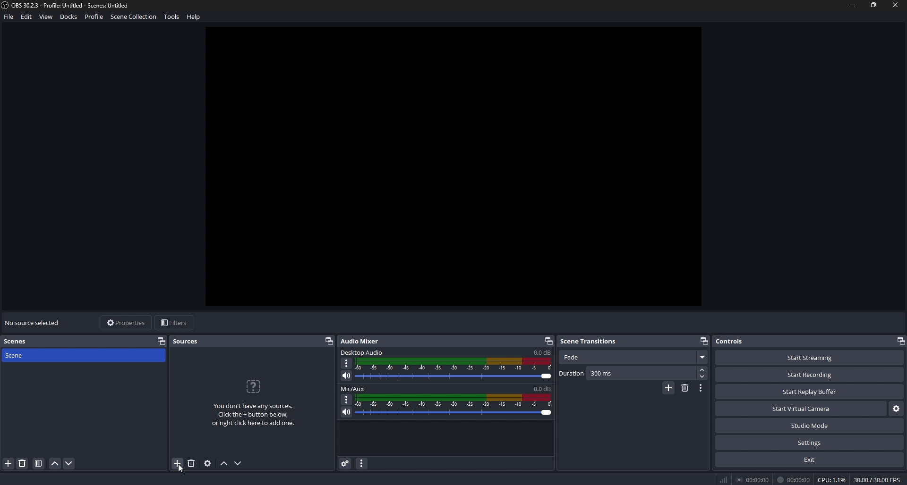 This screenshot has height=485, width=907. Describe the element at coordinates (175, 323) in the screenshot. I see `filters` at that location.